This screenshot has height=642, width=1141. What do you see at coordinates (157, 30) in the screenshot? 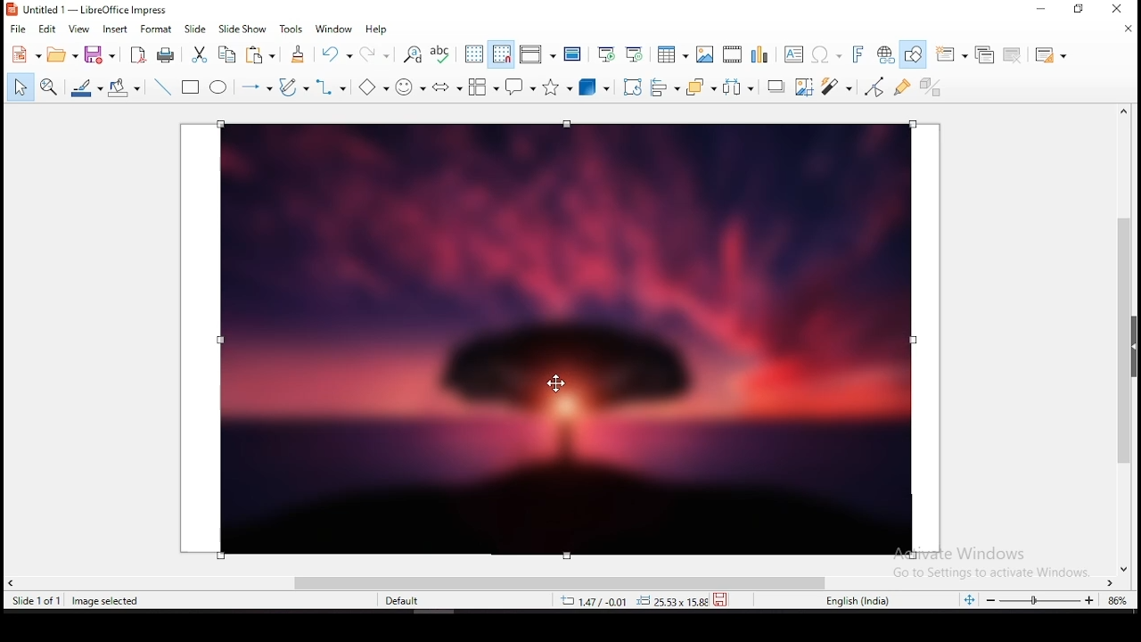
I see `format` at bounding box center [157, 30].